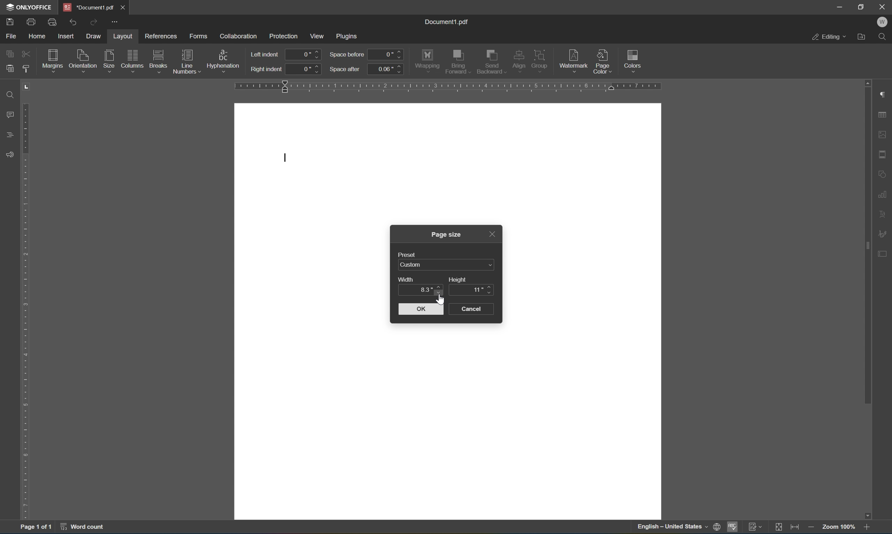 Image resolution: width=892 pixels, height=534 pixels. I want to click on page colors, so click(602, 61).